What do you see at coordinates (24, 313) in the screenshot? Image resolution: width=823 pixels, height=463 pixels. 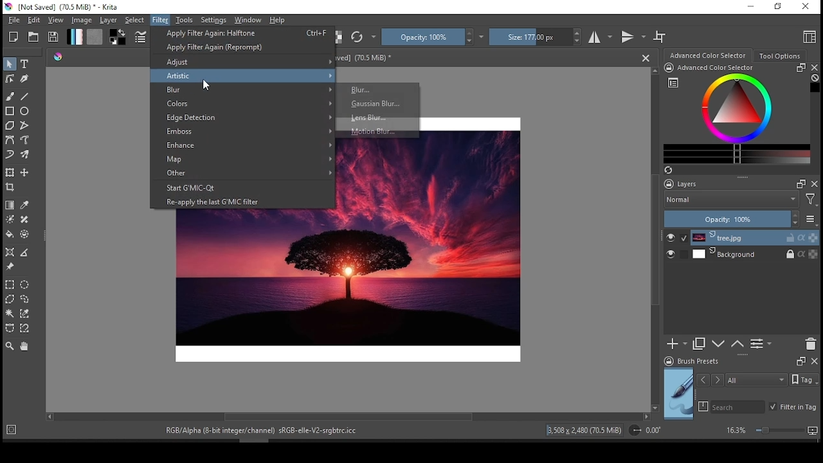 I see `similar color selection tool` at bounding box center [24, 313].